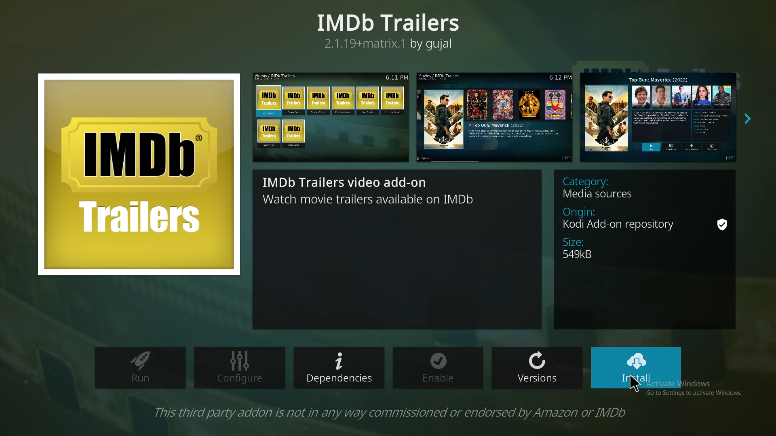 This screenshot has height=436, width=776. I want to click on category, so click(610, 188).